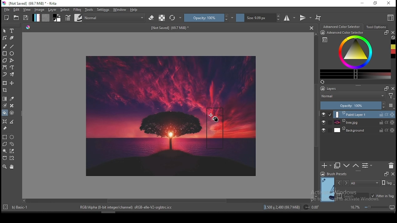 This screenshot has width=397, height=223. I want to click on Scroll Bar, so click(315, 115).